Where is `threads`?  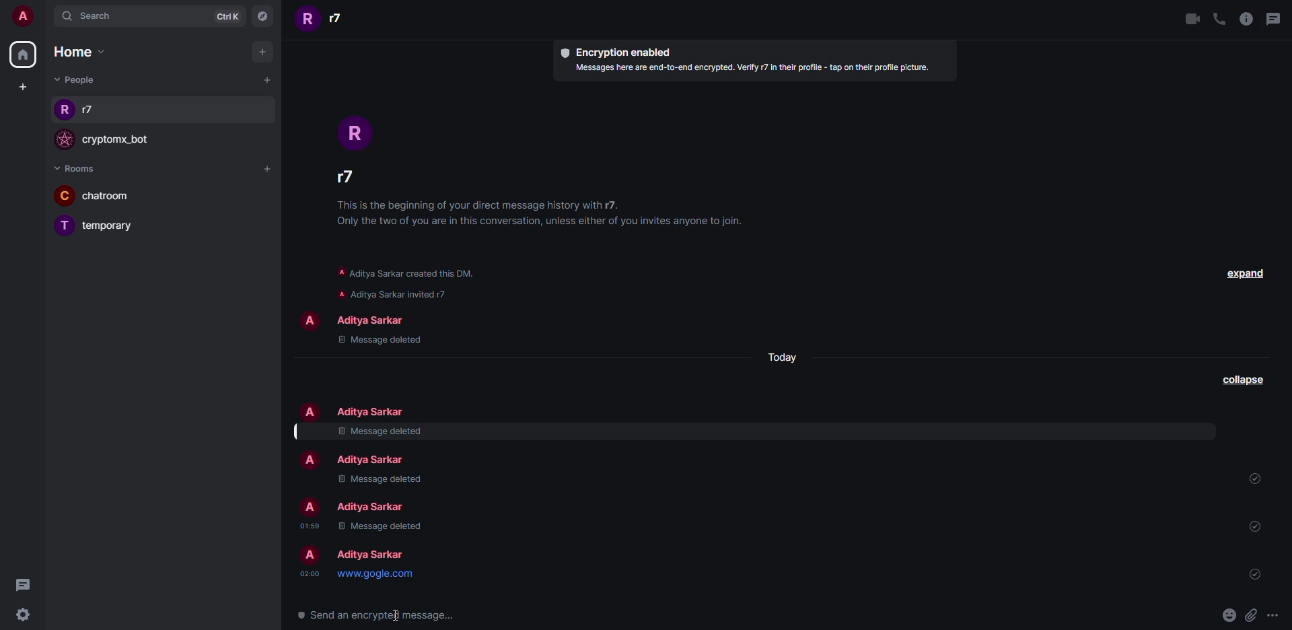
threads is located at coordinates (22, 583).